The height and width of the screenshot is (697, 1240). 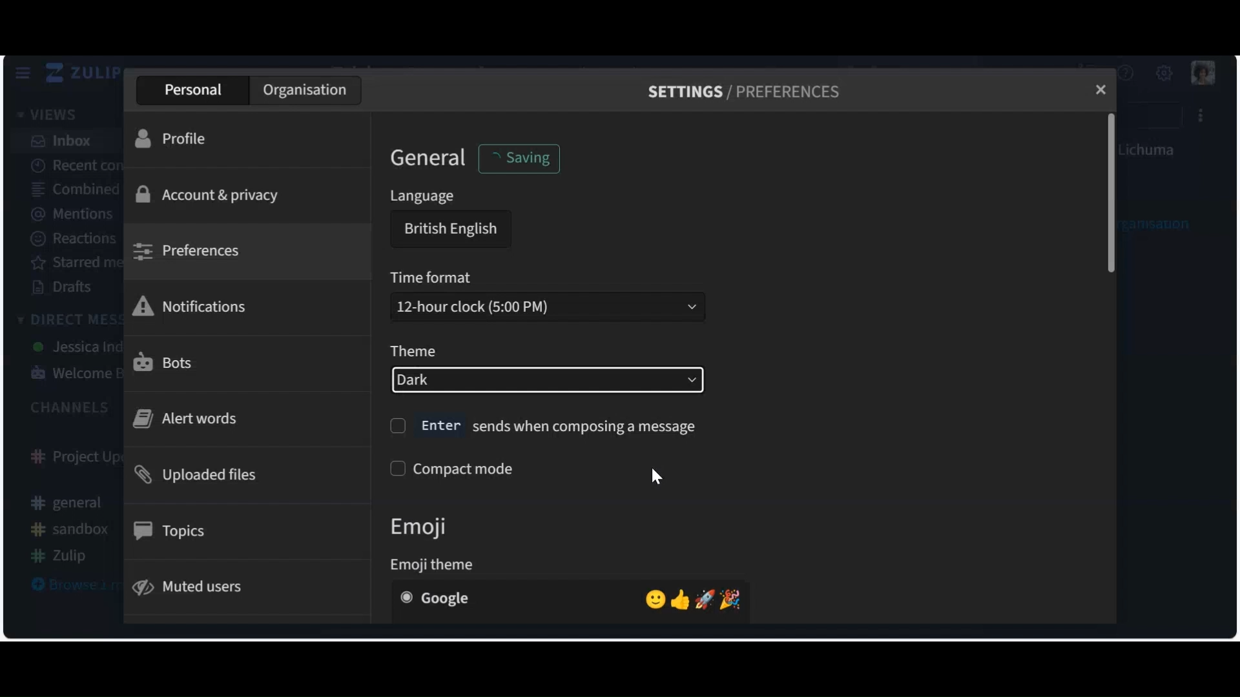 What do you see at coordinates (448, 230) in the screenshot?
I see `Language Field` at bounding box center [448, 230].